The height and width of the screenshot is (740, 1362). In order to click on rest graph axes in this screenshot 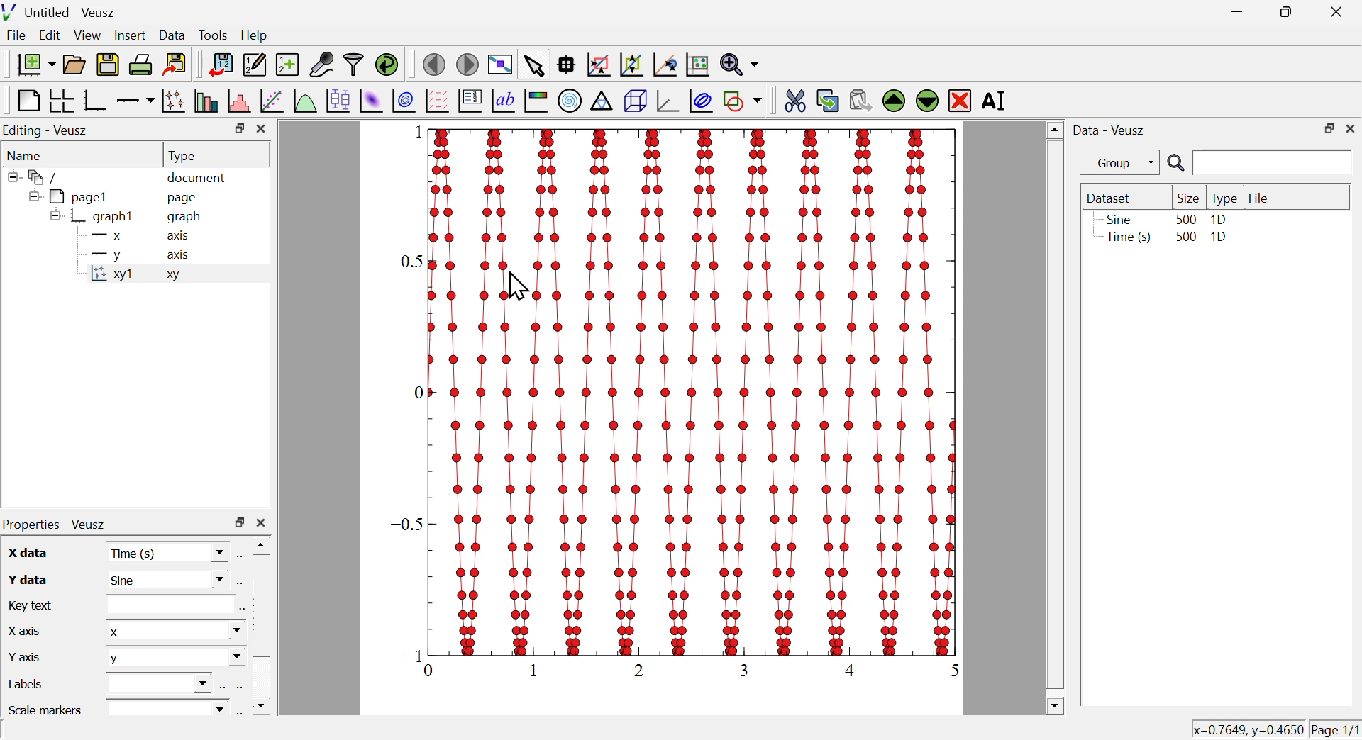, I will do `click(696, 65)`.